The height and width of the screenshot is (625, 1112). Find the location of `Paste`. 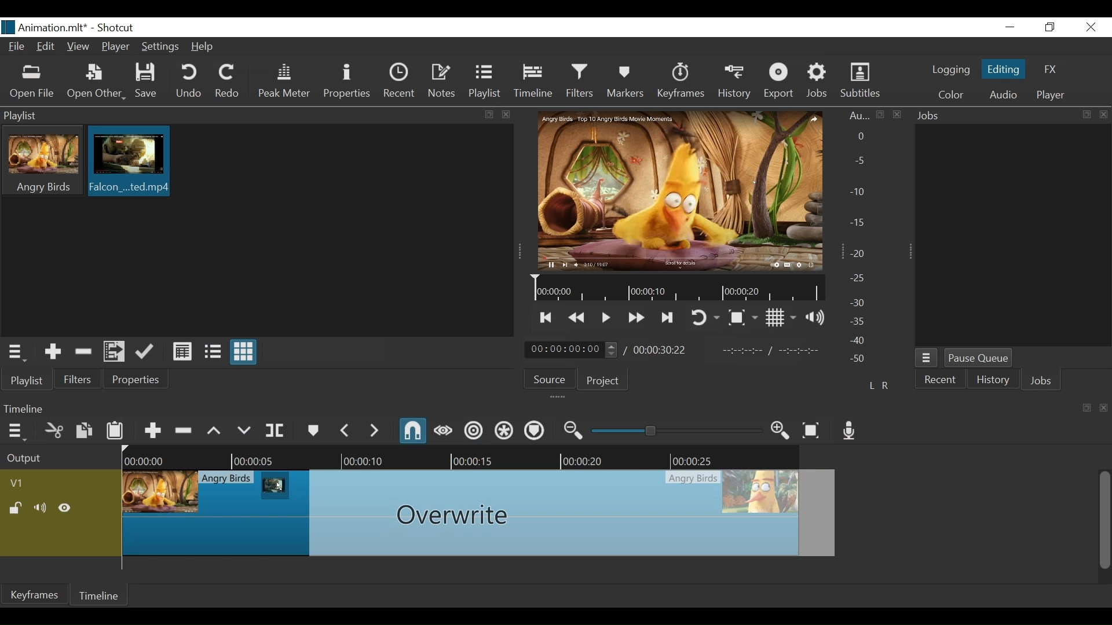

Paste is located at coordinates (115, 429).